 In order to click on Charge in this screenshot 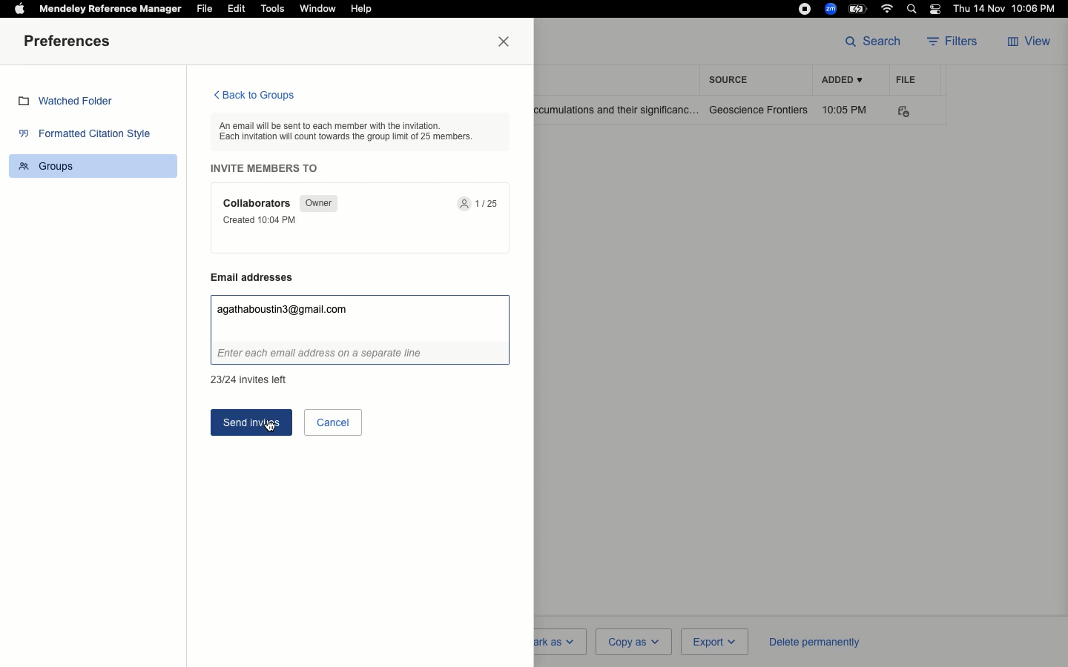, I will do `click(860, 8)`.